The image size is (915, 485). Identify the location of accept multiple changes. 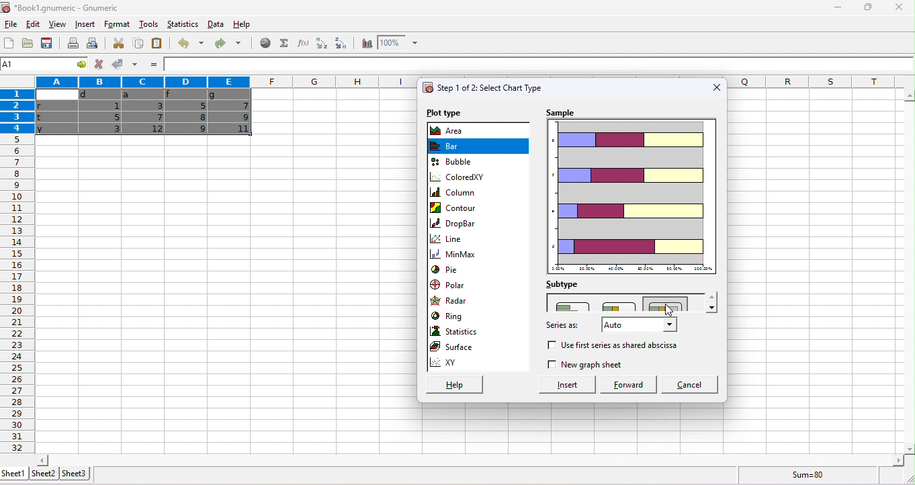
(136, 64).